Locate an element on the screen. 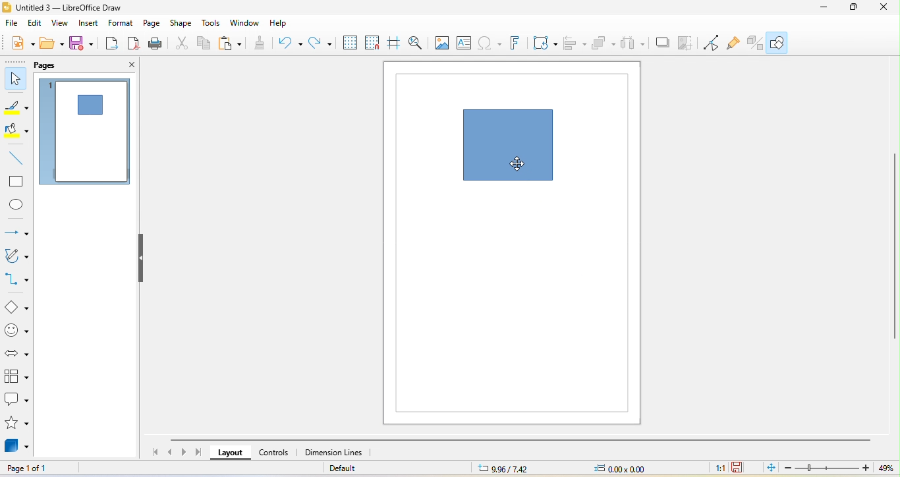  basic shape is located at coordinates (16, 306).